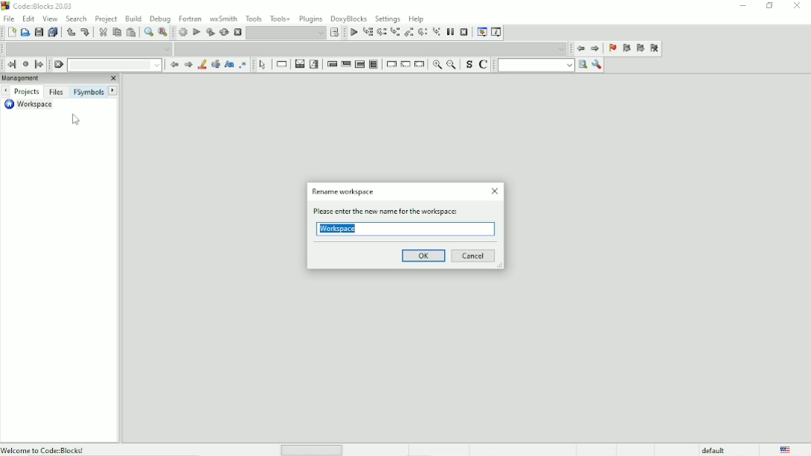  What do you see at coordinates (331, 64) in the screenshot?
I see `Entry condition loop` at bounding box center [331, 64].